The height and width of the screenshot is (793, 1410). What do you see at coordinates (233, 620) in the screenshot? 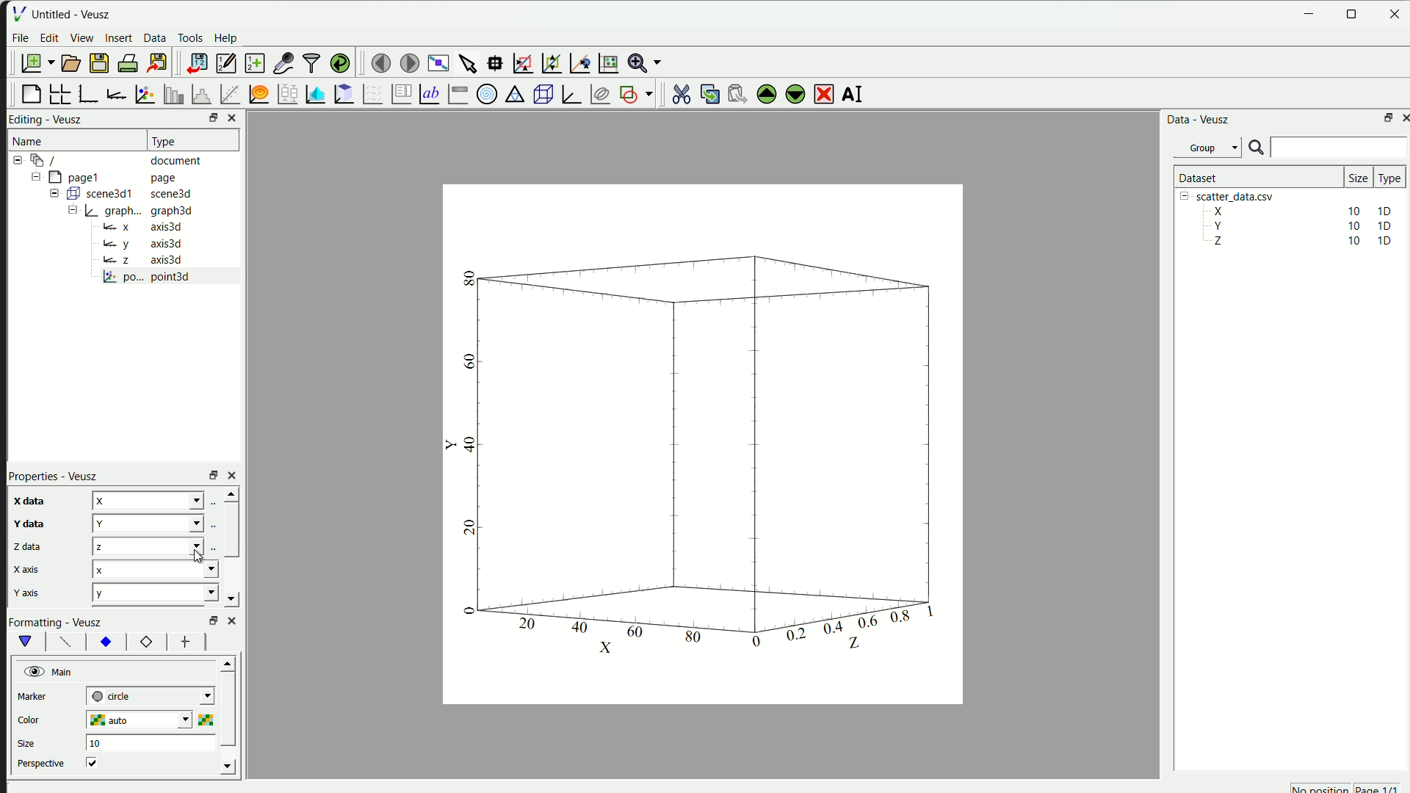
I see `close` at bounding box center [233, 620].